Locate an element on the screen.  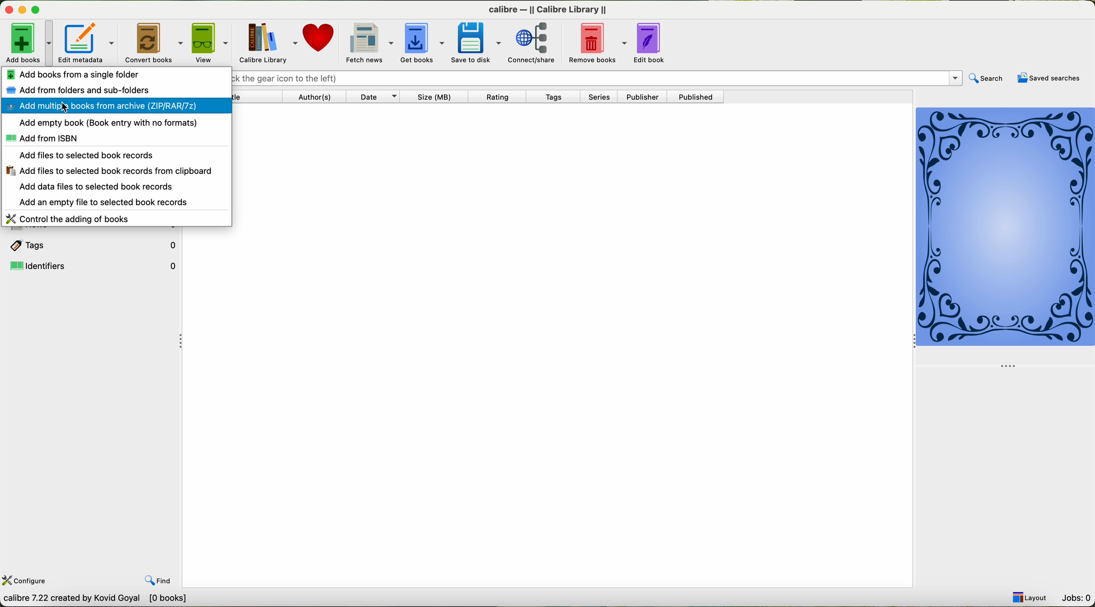
control to adding of books is located at coordinates (70, 218).